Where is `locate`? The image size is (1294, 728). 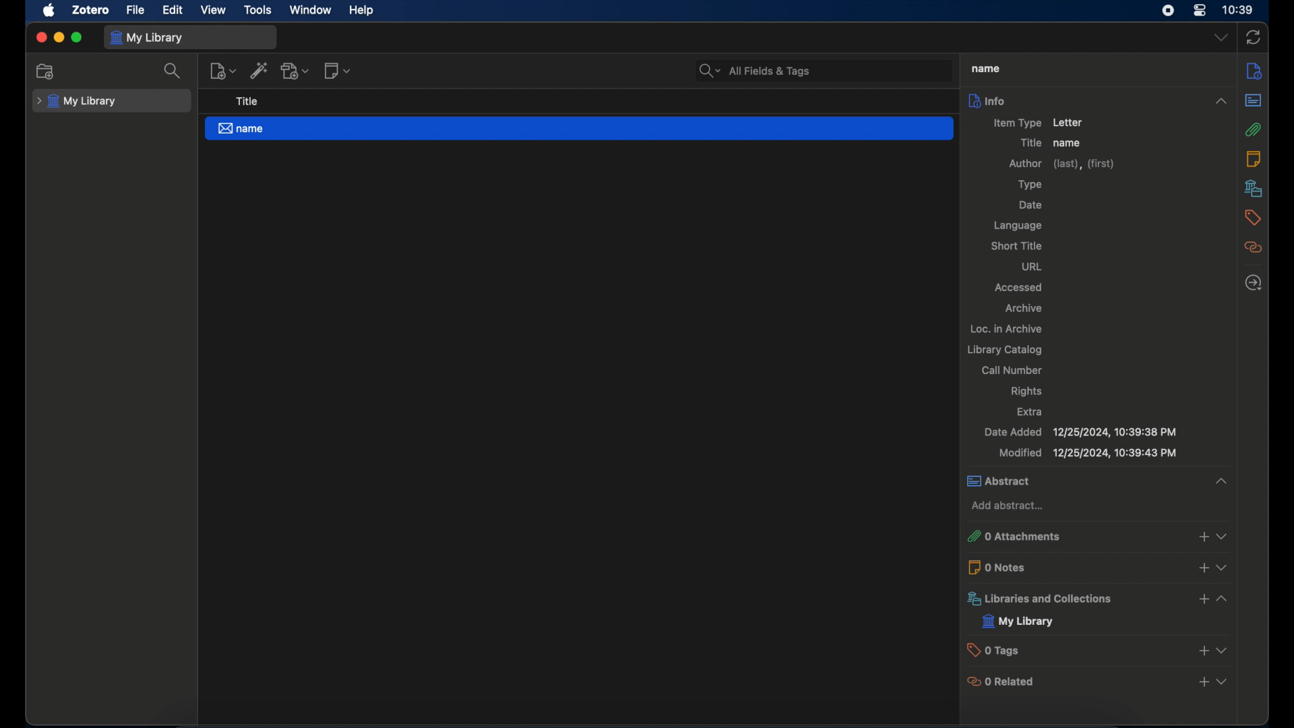 locate is located at coordinates (1254, 284).